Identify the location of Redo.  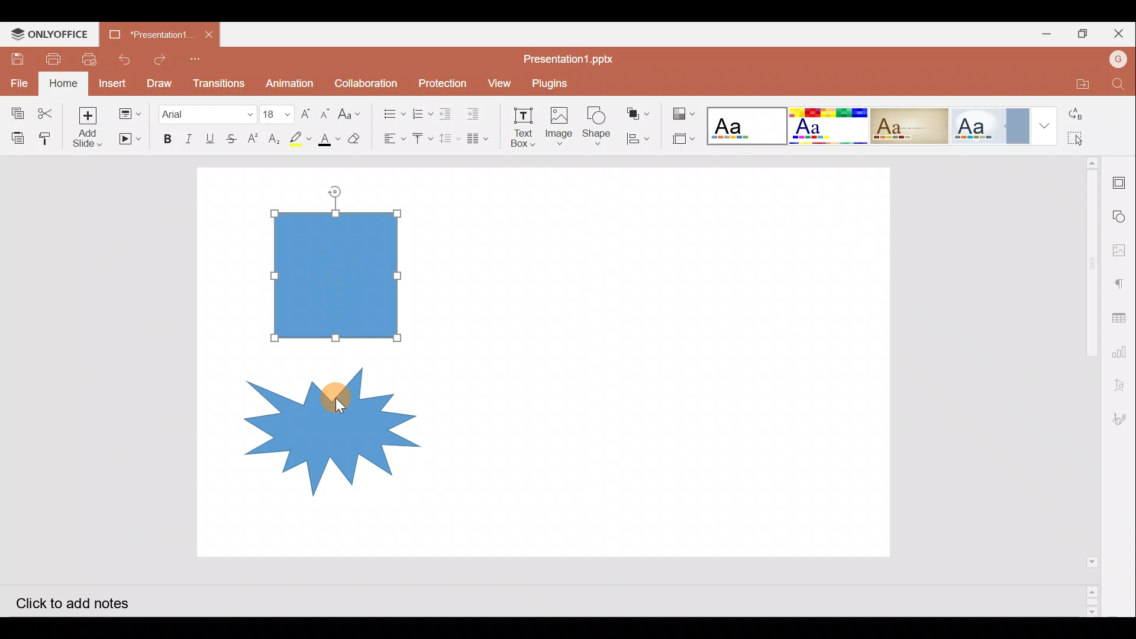
(159, 56).